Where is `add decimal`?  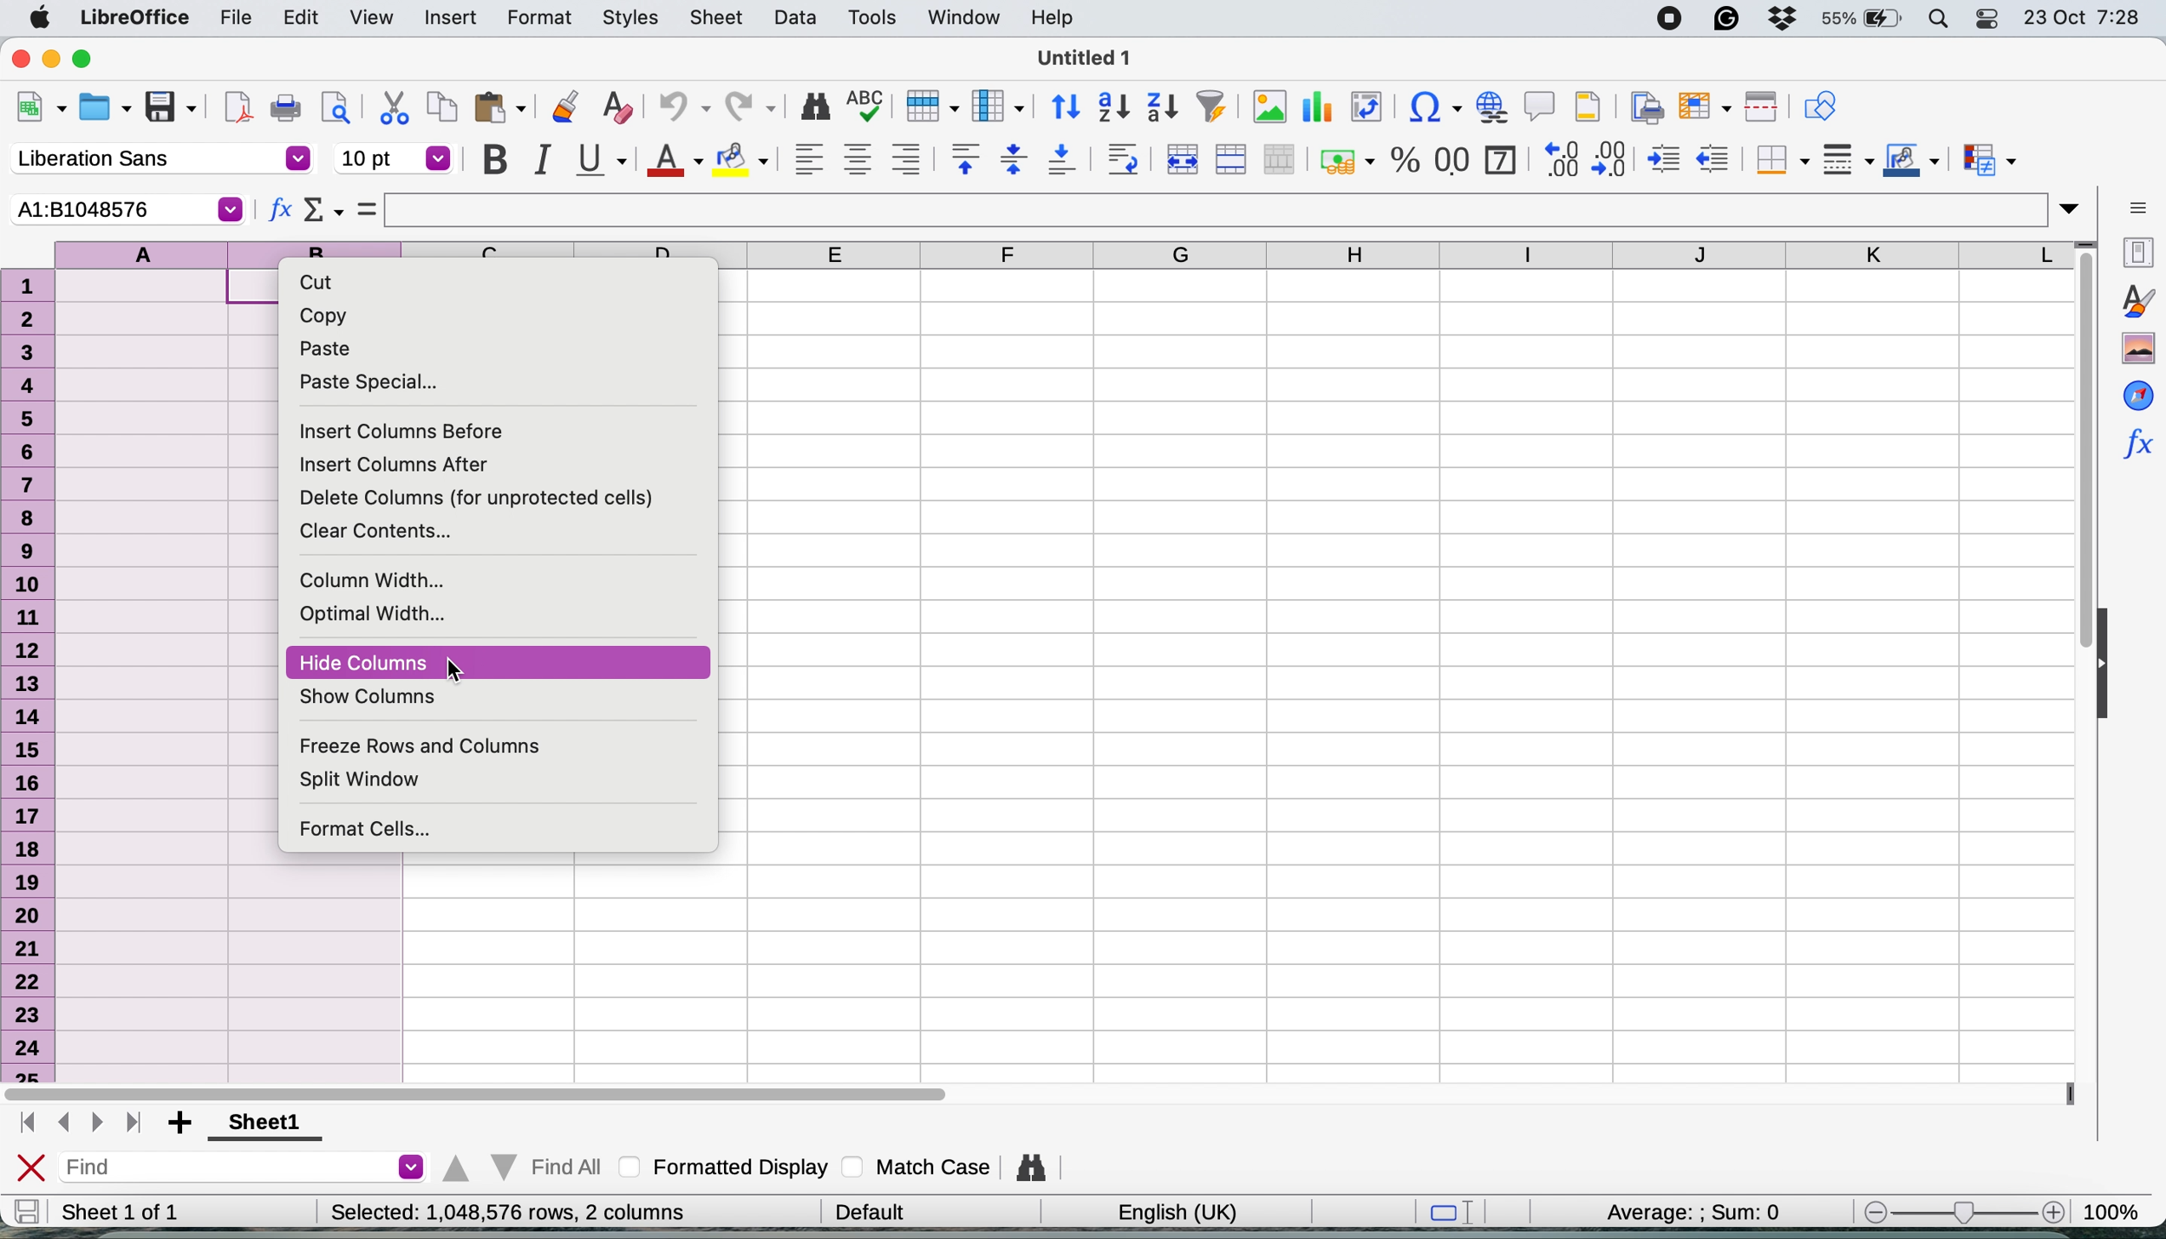
add decimal is located at coordinates (1560, 157).